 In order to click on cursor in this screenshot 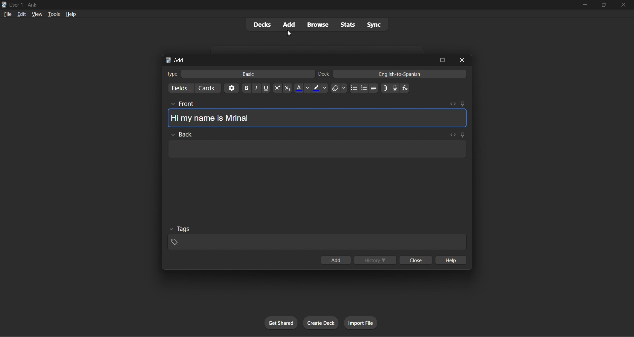, I will do `click(290, 33)`.